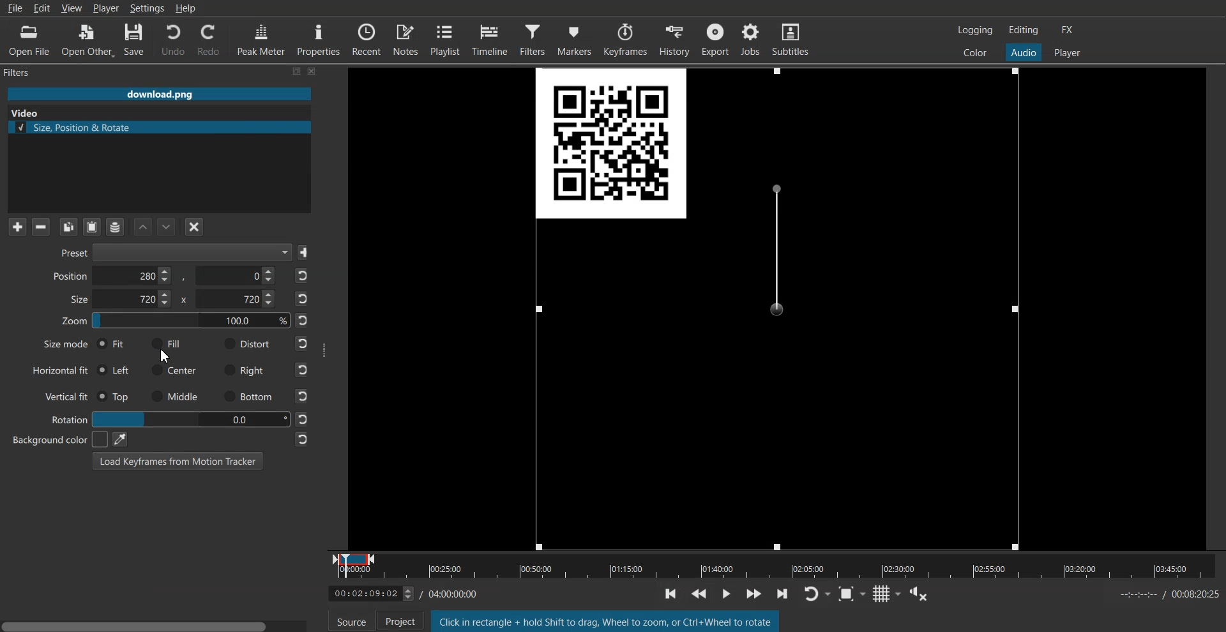  What do you see at coordinates (756, 596) in the screenshot?
I see `Show the volume control` at bounding box center [756, 596].